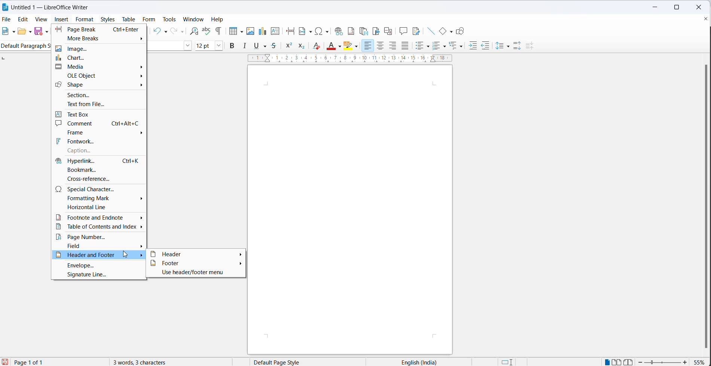  I want to click on save, so click(4, 362).